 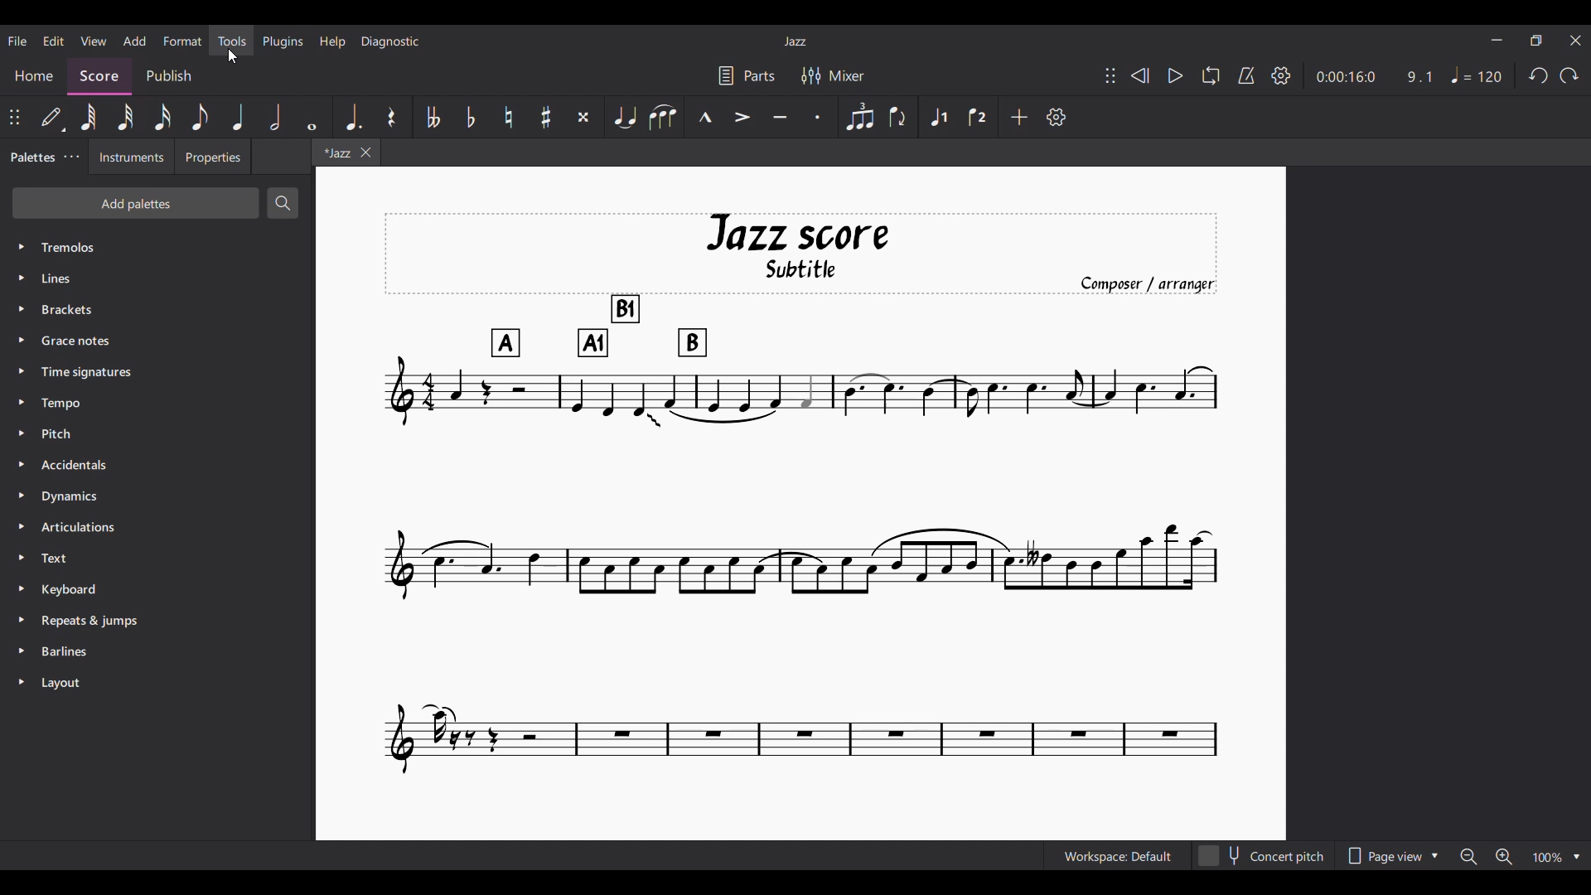 I want to click on Instruments, so click(x=131, y=157).